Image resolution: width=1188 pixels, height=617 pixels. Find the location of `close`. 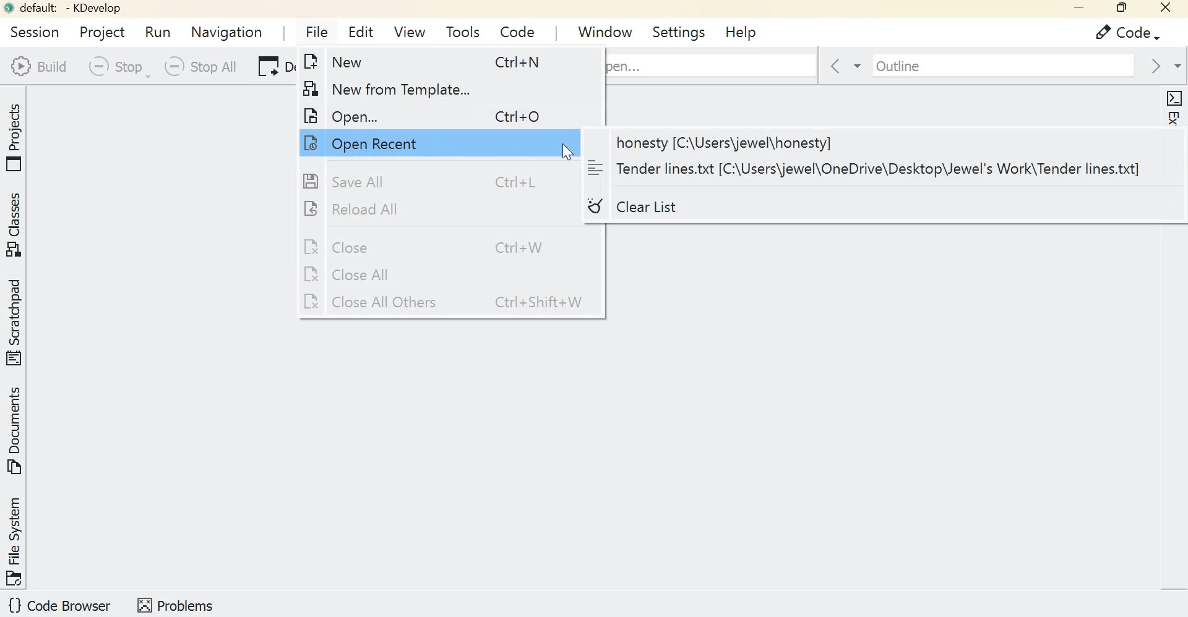

close is located at coordinates (1167, 10).